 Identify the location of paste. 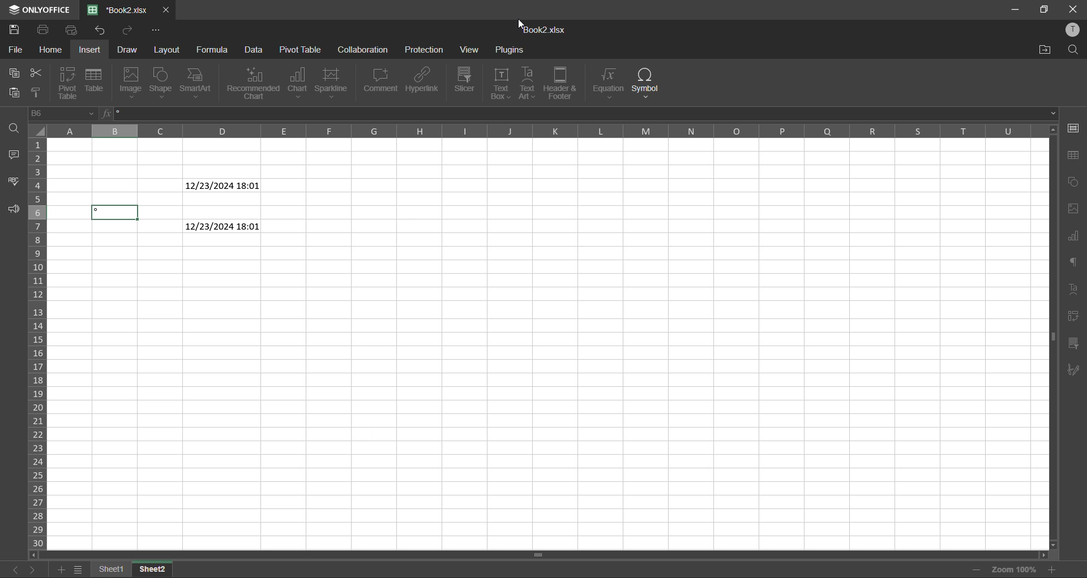
(16, 93).